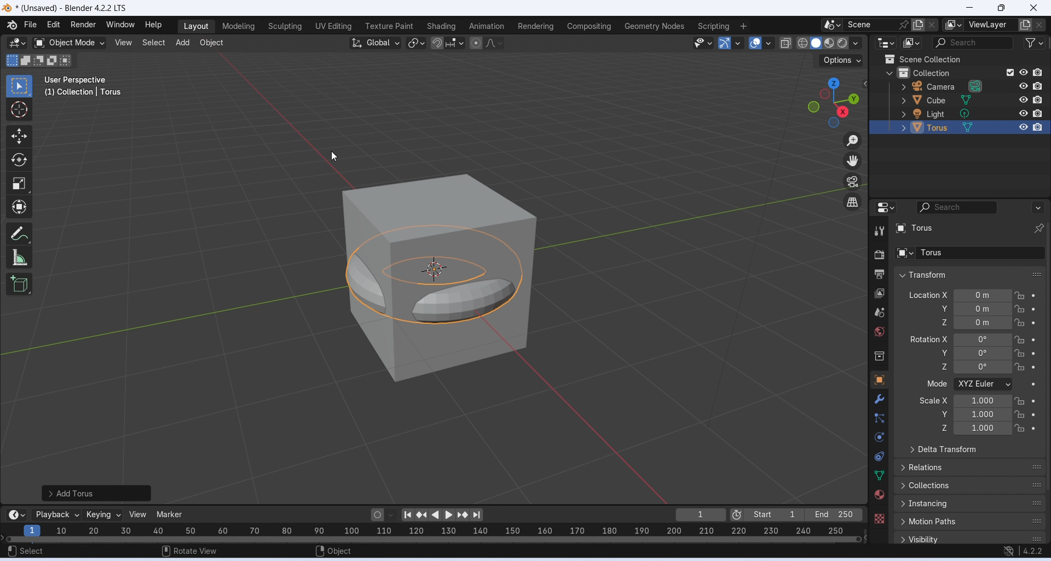 This screenshot has width=1051, height=561. What do you see at coordinates (377, 514) in the screenshot?
I see `Auto keying` at bounding box center [377, 514].